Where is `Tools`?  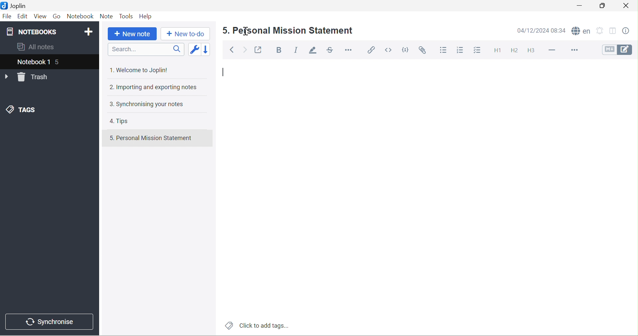 Tools is located at coordinates (127, 16).